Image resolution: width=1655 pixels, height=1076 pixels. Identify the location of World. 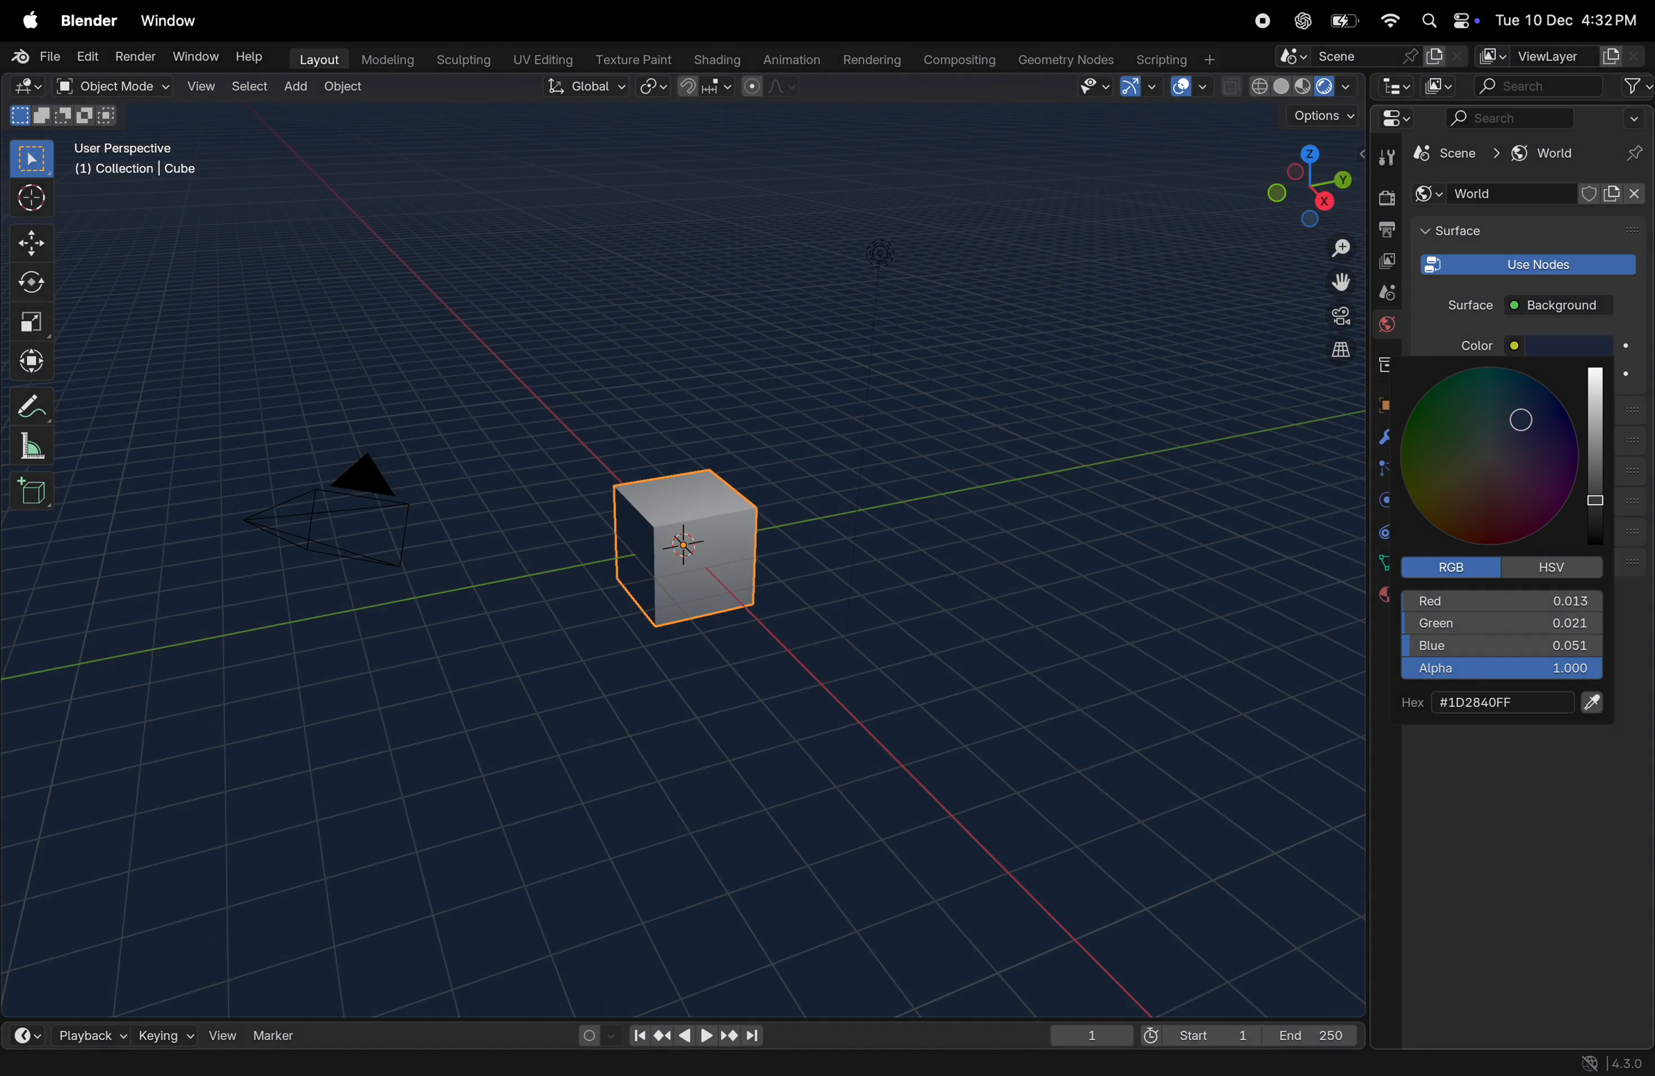
(1387, 327).